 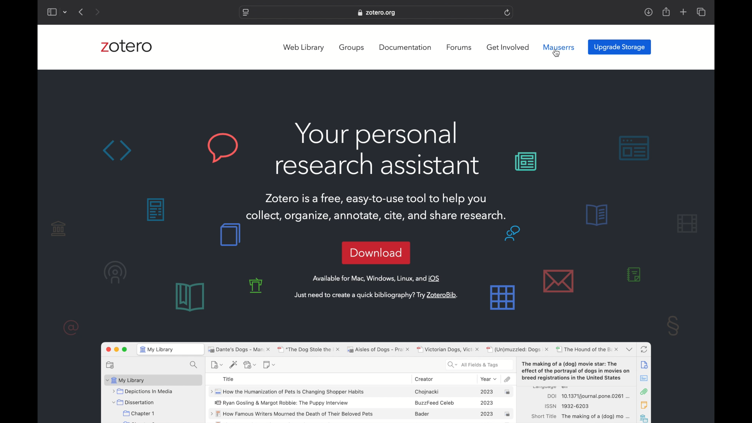 What do you see at coordinates (624, 247) in the screenshot?
I see `background graphics` at bounding box center [624, 247].